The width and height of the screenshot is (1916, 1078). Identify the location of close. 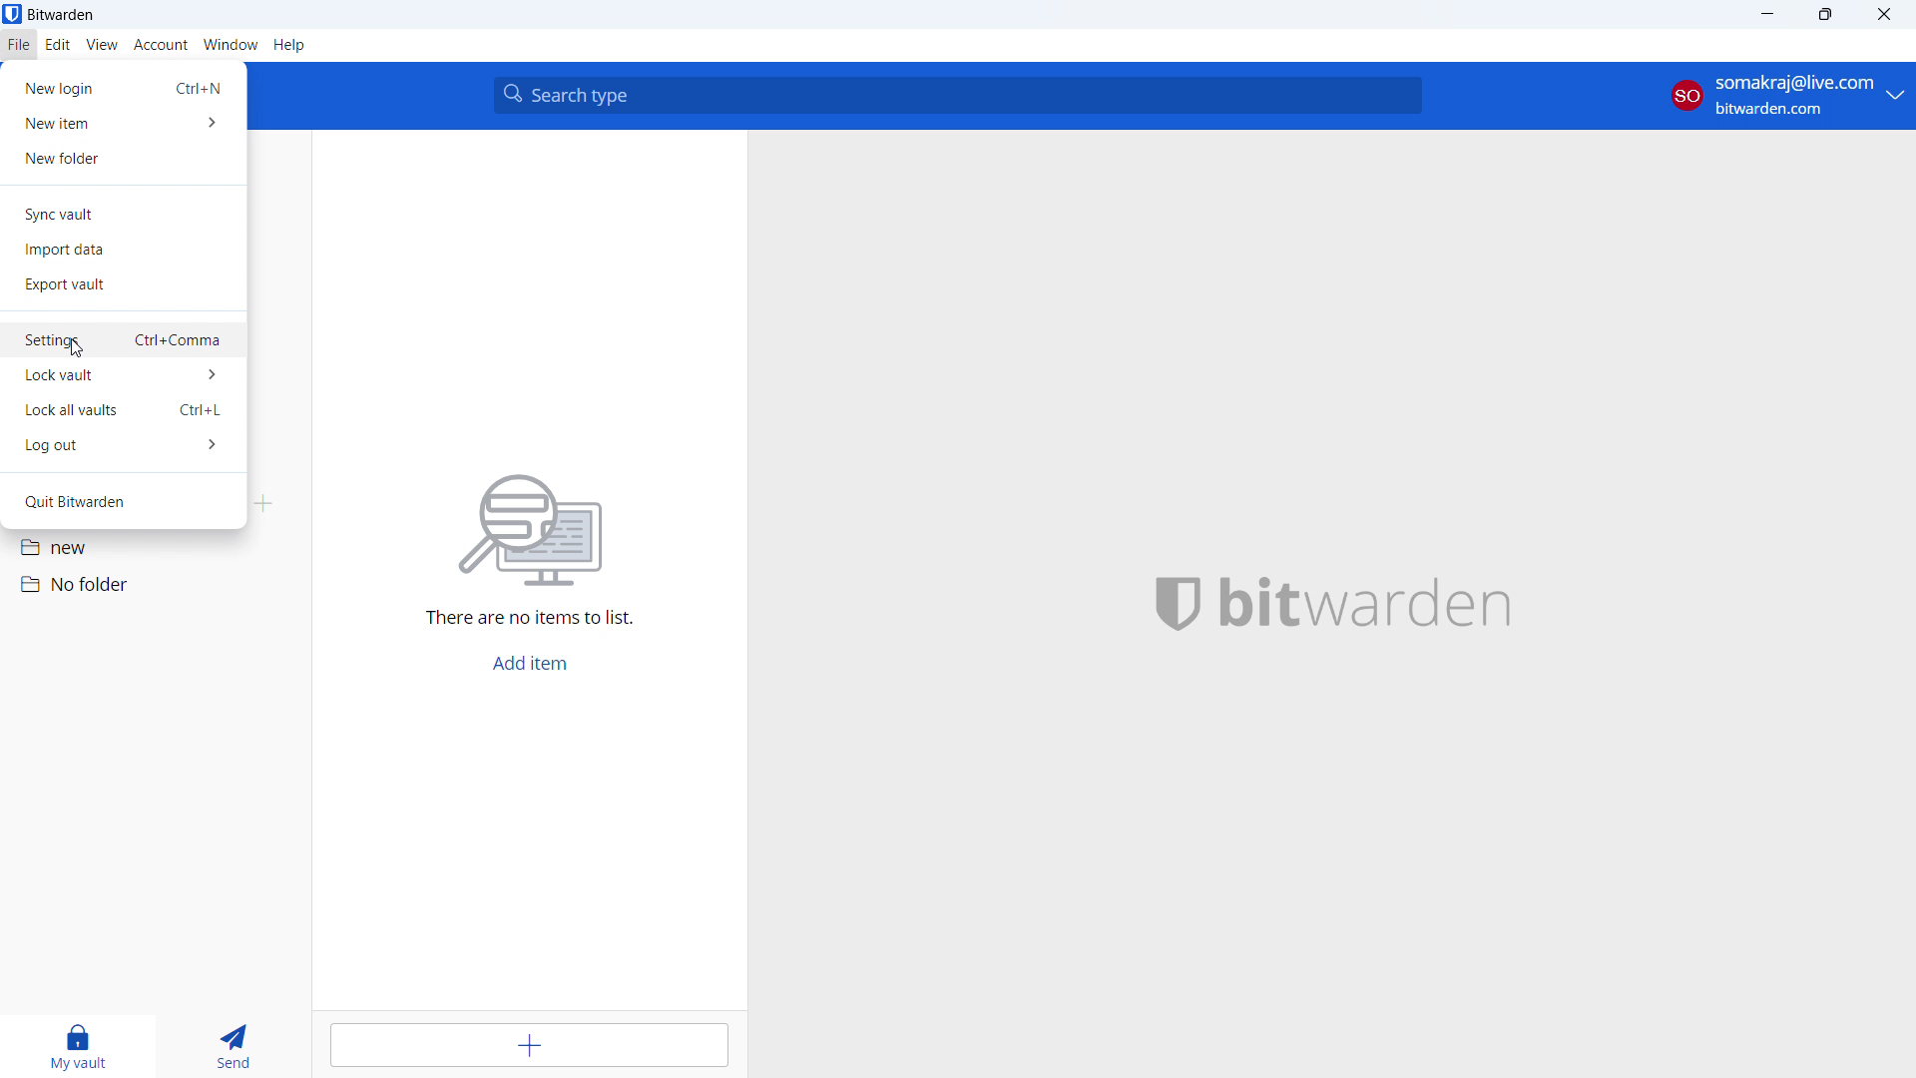
(1884, 14).